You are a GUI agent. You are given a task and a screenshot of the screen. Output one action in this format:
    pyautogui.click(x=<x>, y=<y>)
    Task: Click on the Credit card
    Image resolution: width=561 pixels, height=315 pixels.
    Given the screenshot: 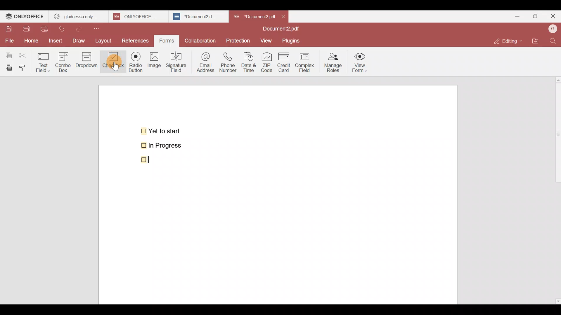 What is the action you would take?
    pyautogui.click(x=283, y=63)
    